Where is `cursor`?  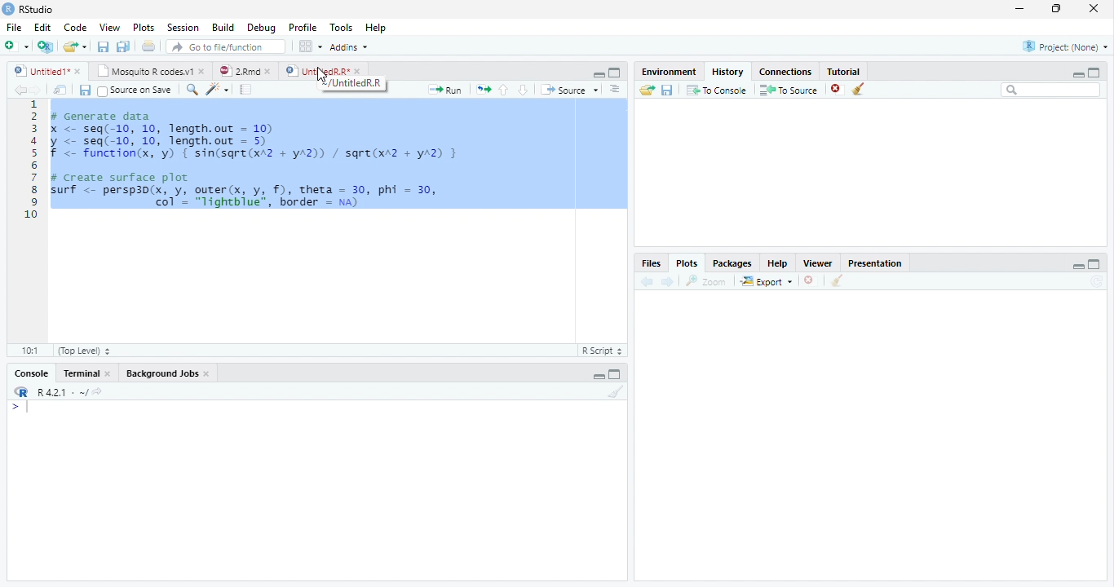
cursor is located at coordinates (322, 75).